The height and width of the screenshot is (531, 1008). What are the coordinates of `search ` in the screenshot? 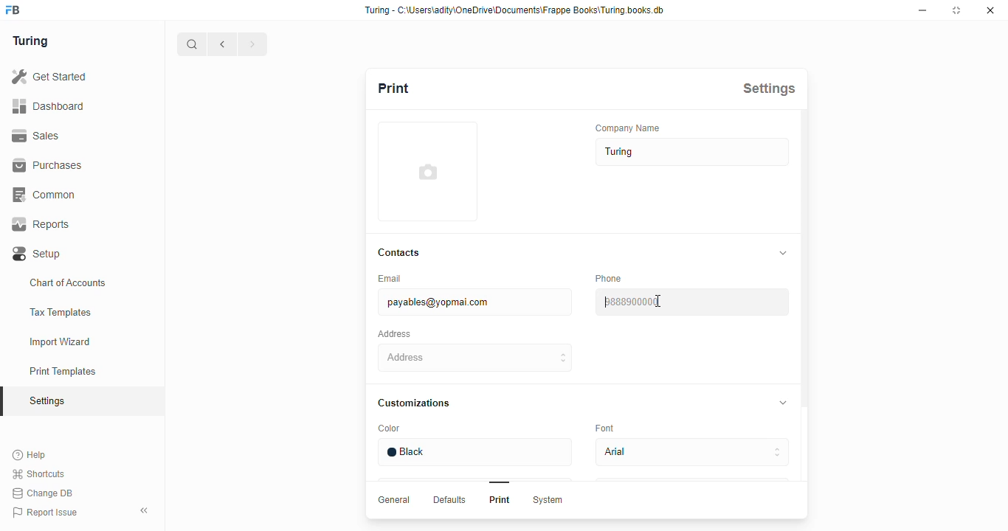 It's located at (193, 44).